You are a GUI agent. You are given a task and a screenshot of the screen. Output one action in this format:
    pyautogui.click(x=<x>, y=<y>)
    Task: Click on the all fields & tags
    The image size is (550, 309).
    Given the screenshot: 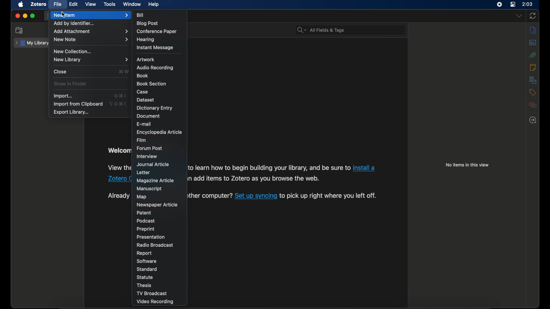 What is the action you would take?
    pyautogui.click(x=320, y=30)
    